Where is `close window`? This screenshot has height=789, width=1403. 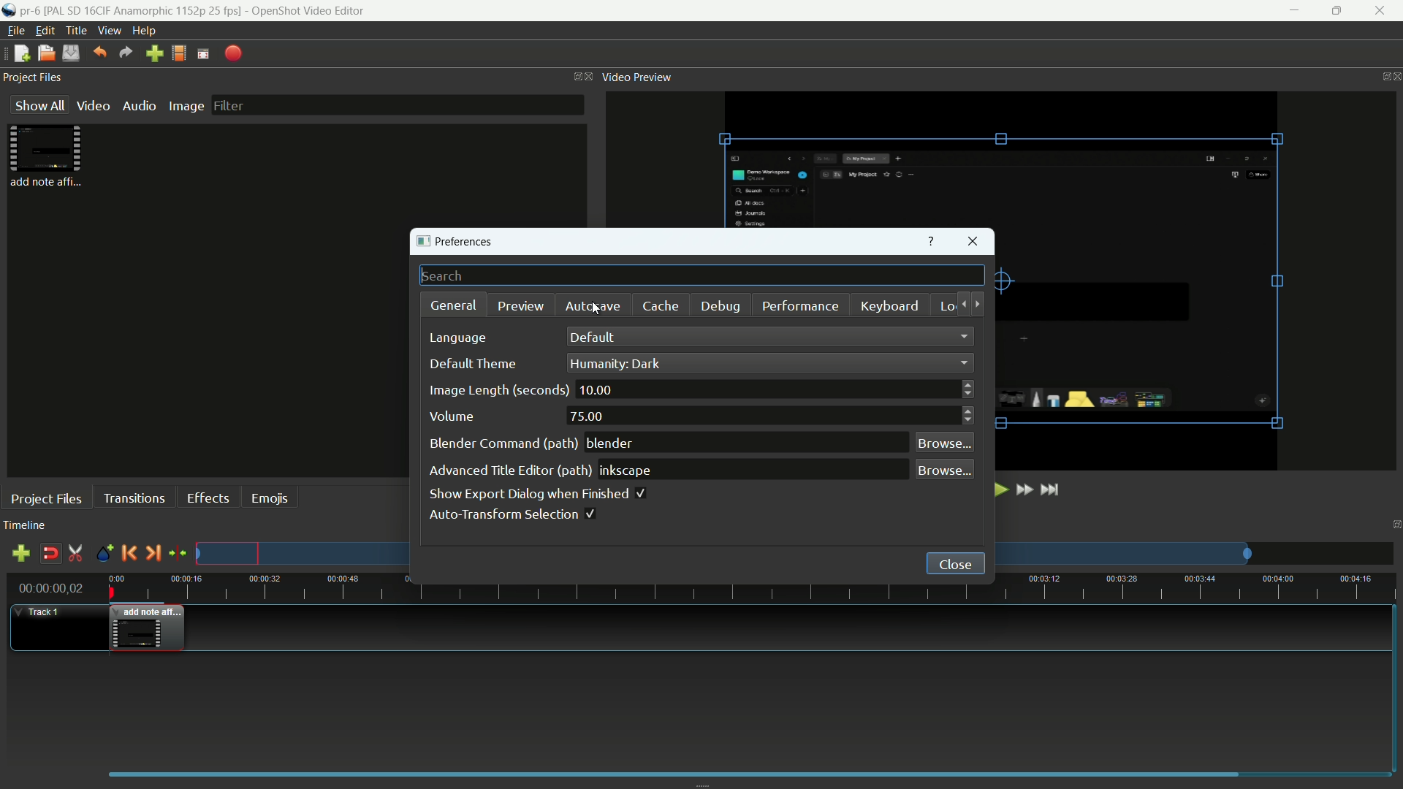
close window is located at coordinates (973, 241).